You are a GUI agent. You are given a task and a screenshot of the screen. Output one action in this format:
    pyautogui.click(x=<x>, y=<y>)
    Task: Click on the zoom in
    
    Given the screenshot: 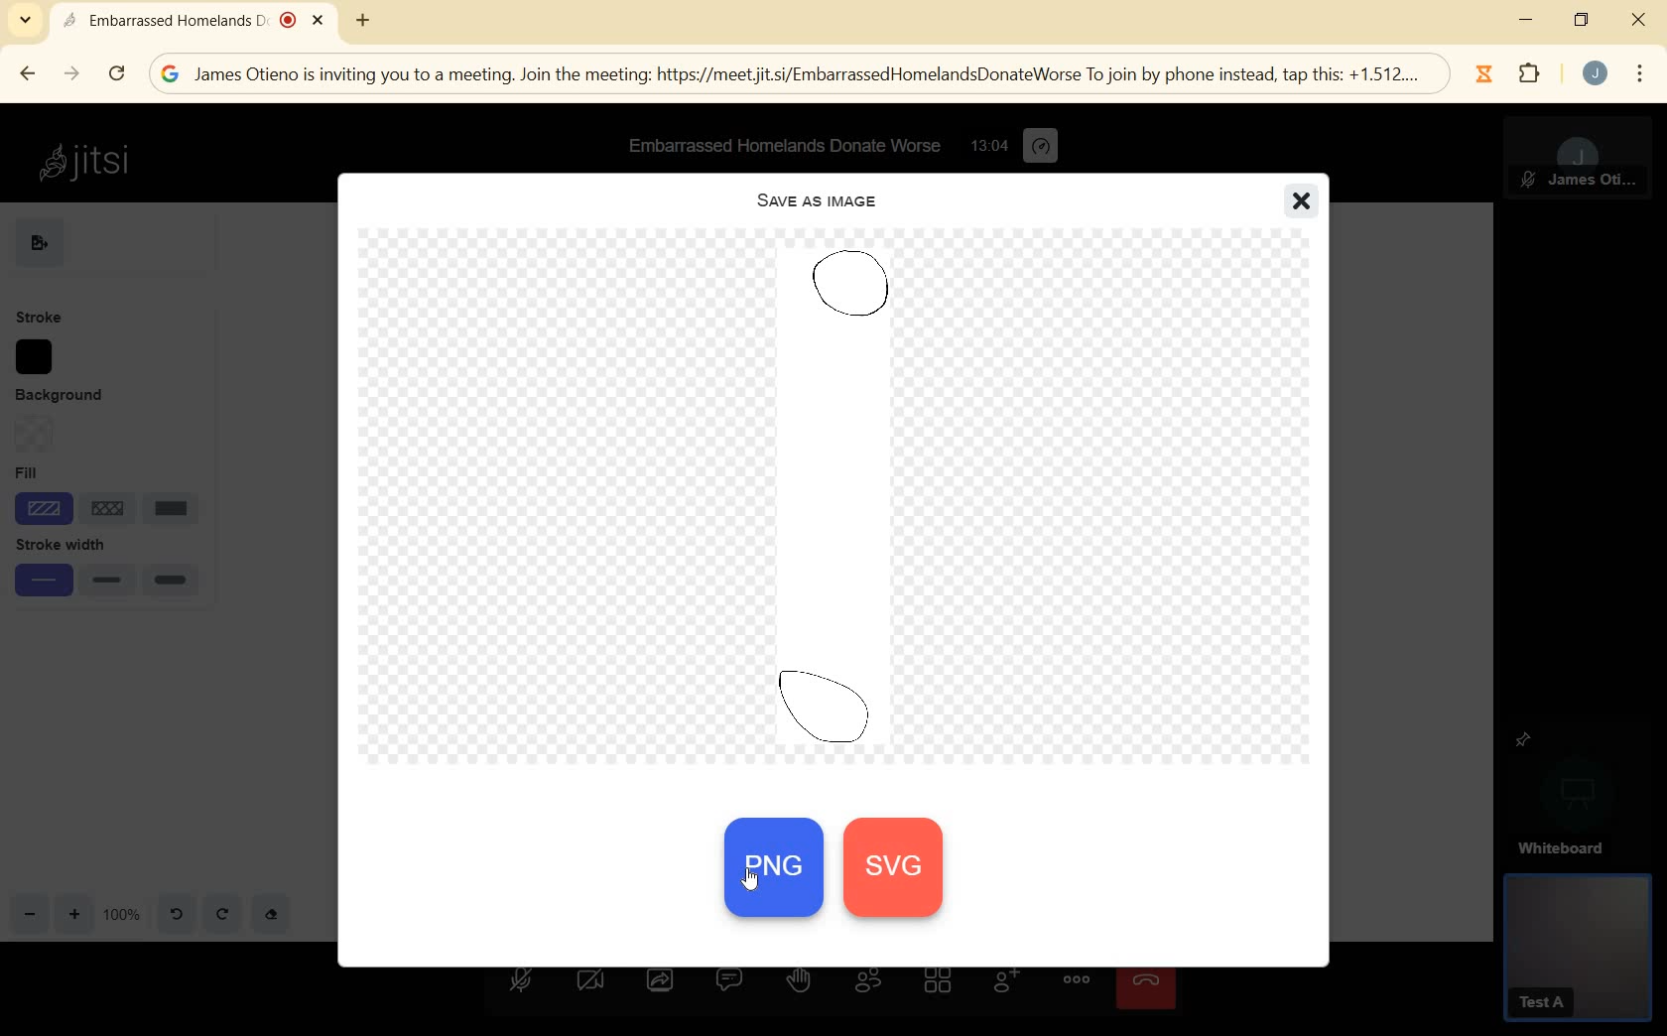 What is the action you would take?
    pyautogui.click(x=75, y=915)
    